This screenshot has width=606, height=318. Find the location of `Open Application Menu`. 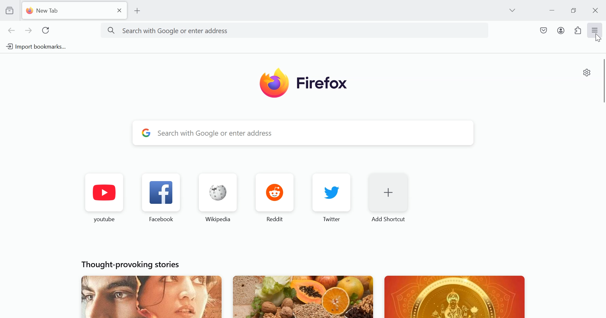

Open Application Menu is located at coordinates (596, 30).